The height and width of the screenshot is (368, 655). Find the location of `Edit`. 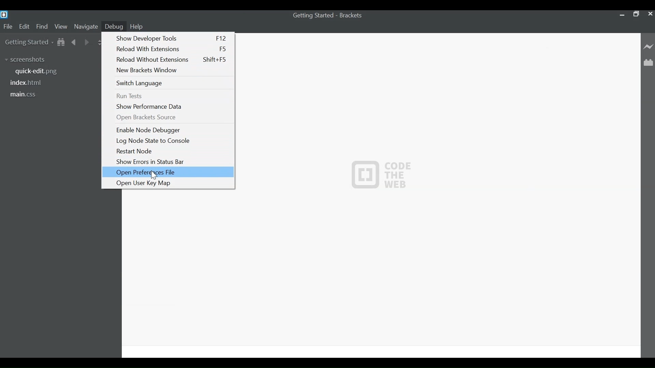

Edit is located at coordinates (26, 26).